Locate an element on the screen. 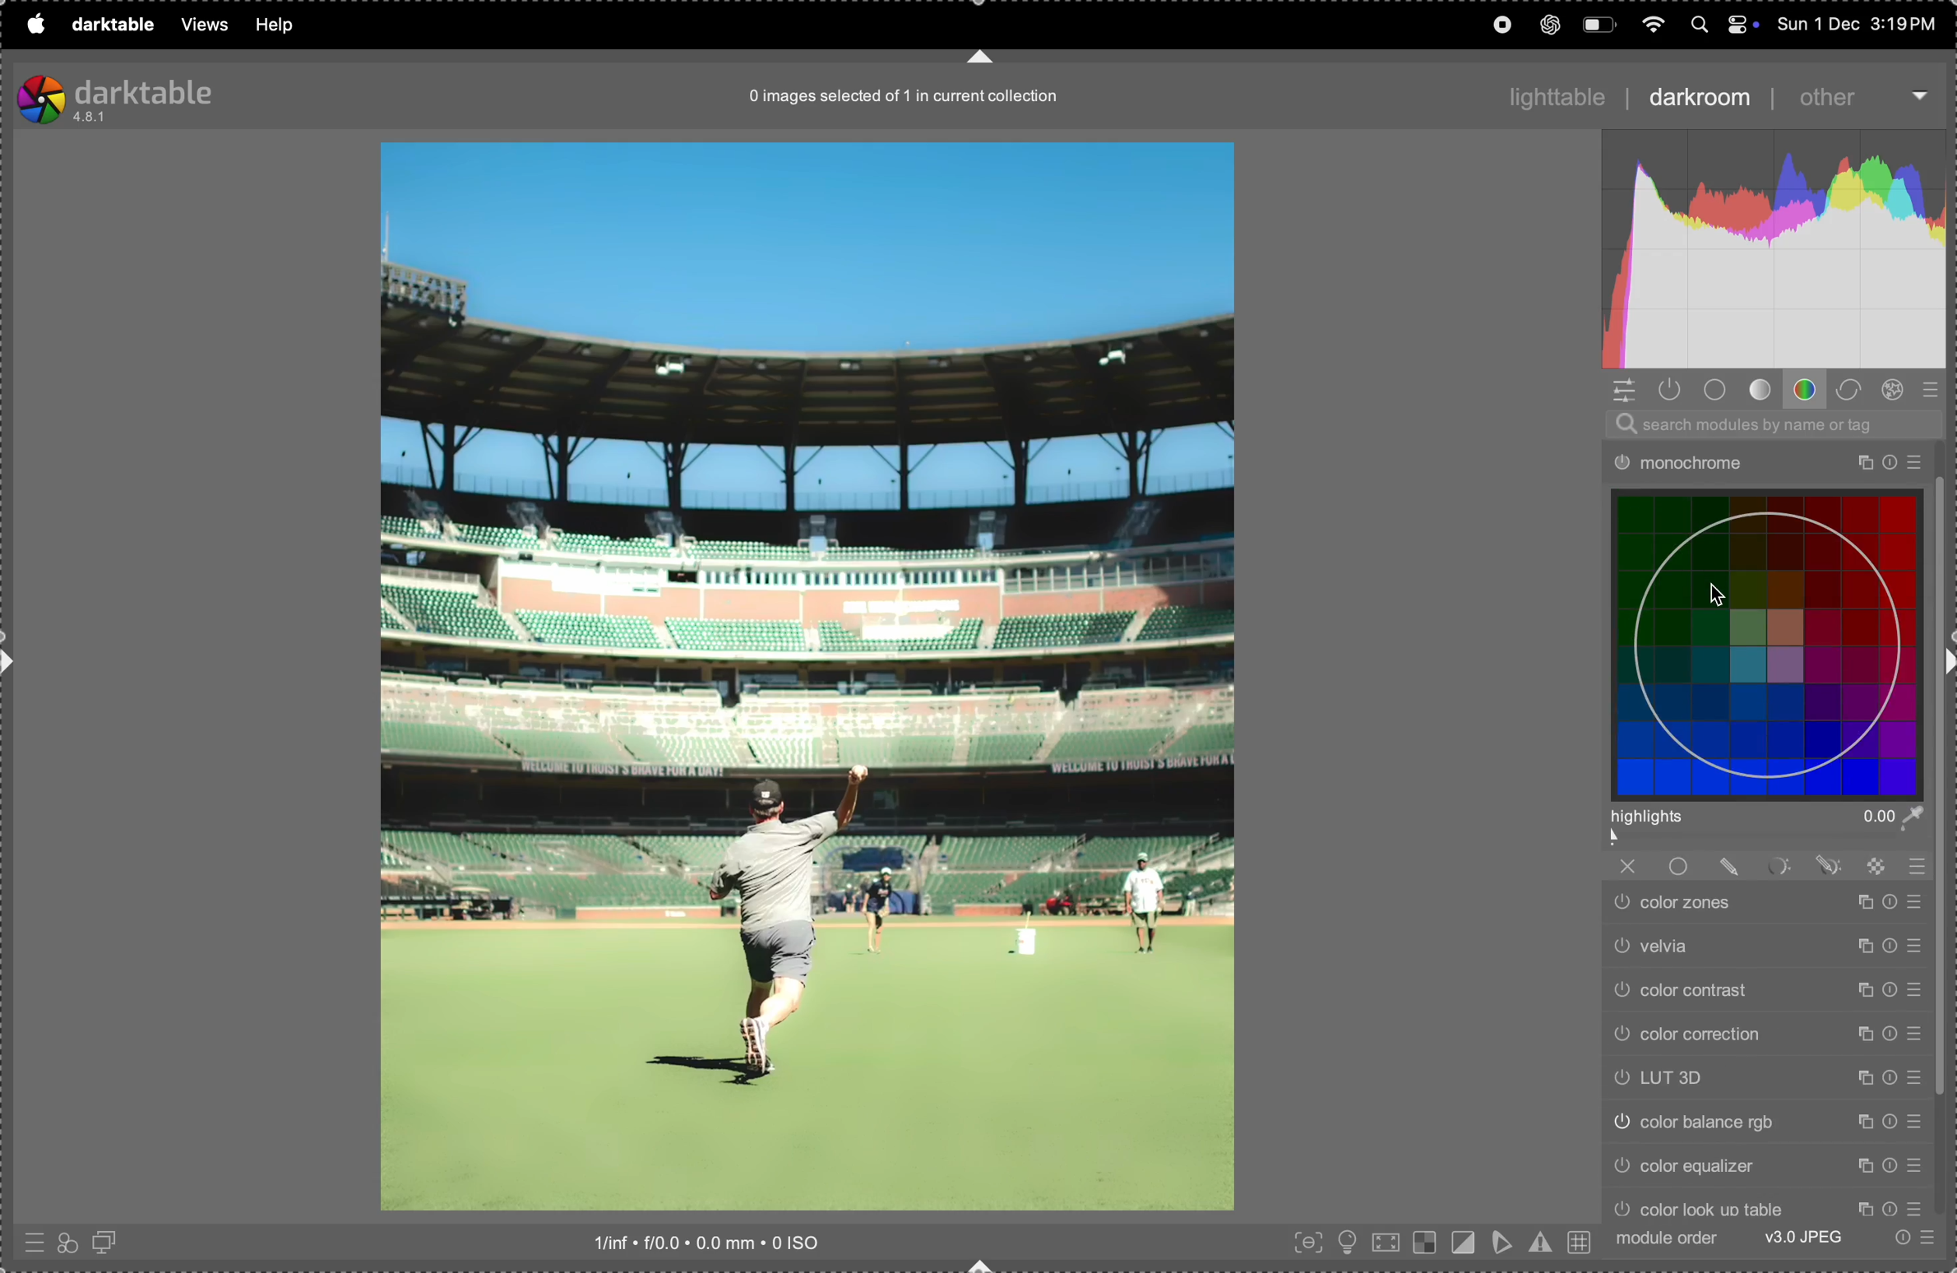 The width and height of the screenshot is (1957, 1273). full screen is located at coordinates (1387, 1242).